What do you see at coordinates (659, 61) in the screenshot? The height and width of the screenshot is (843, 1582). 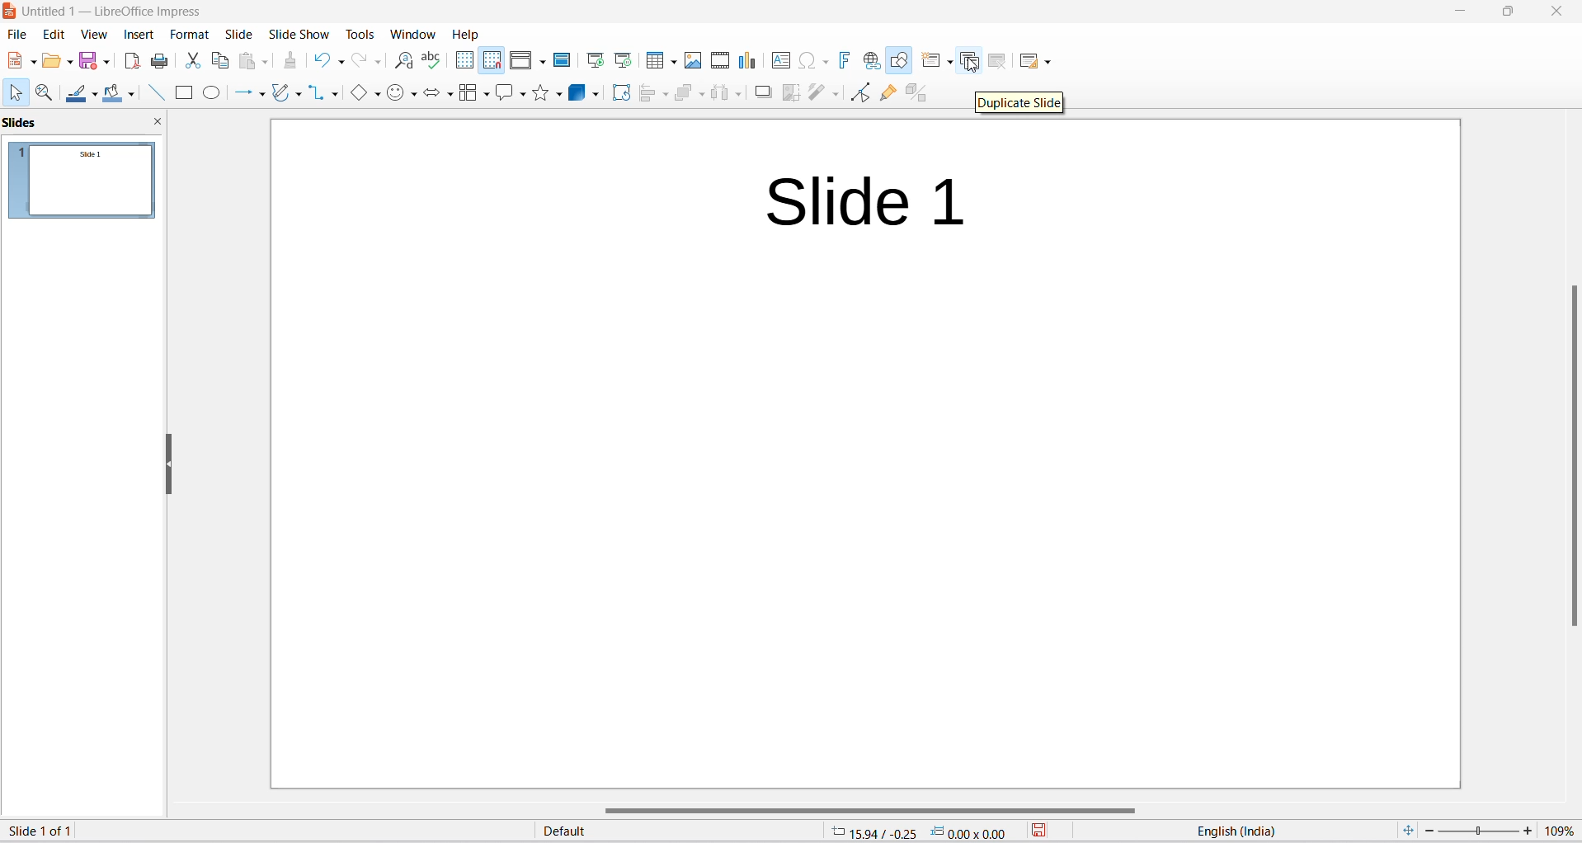 I see `insert table` at bounding box center [659, 61].